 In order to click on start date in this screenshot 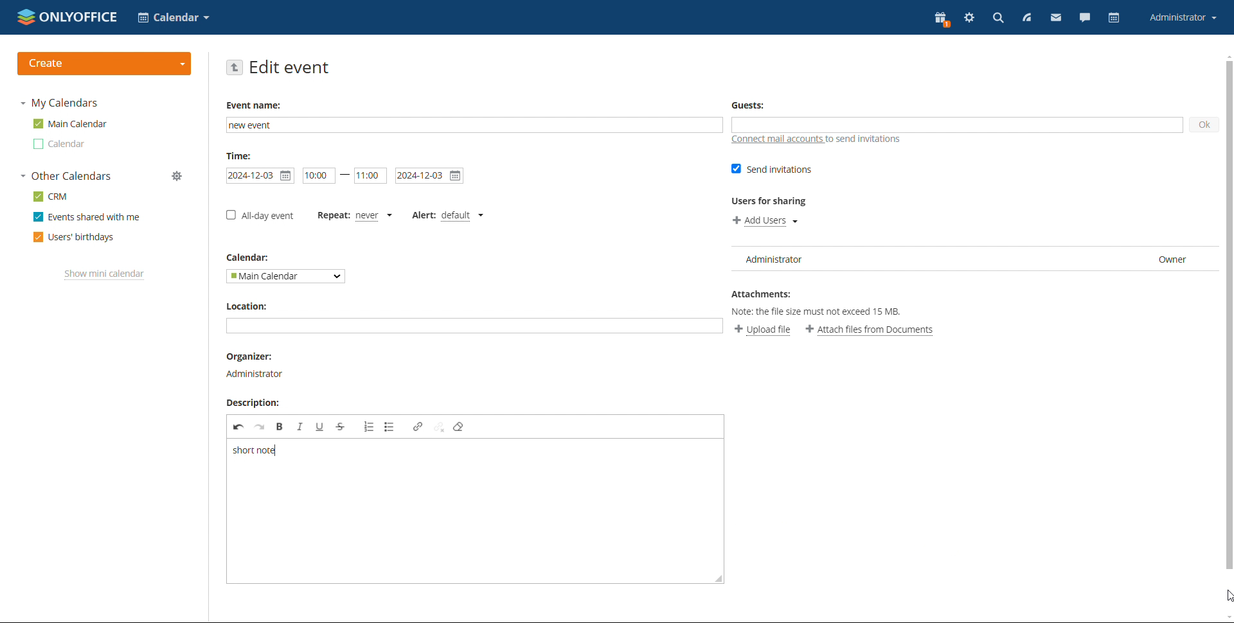, I will do `click(318, 176)`.